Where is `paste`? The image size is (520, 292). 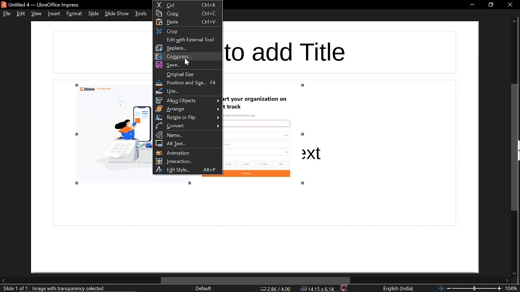
paste is located at coordinates (188, 22).